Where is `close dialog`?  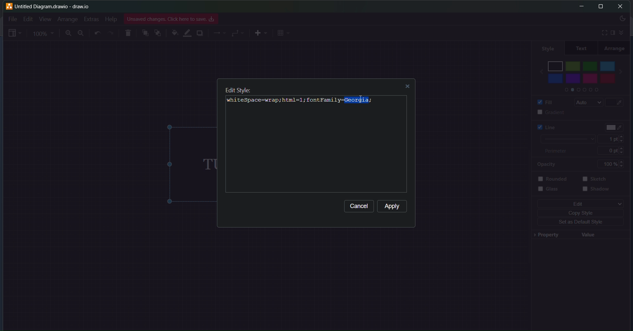
close dialog is located at coordinates (409, 87).